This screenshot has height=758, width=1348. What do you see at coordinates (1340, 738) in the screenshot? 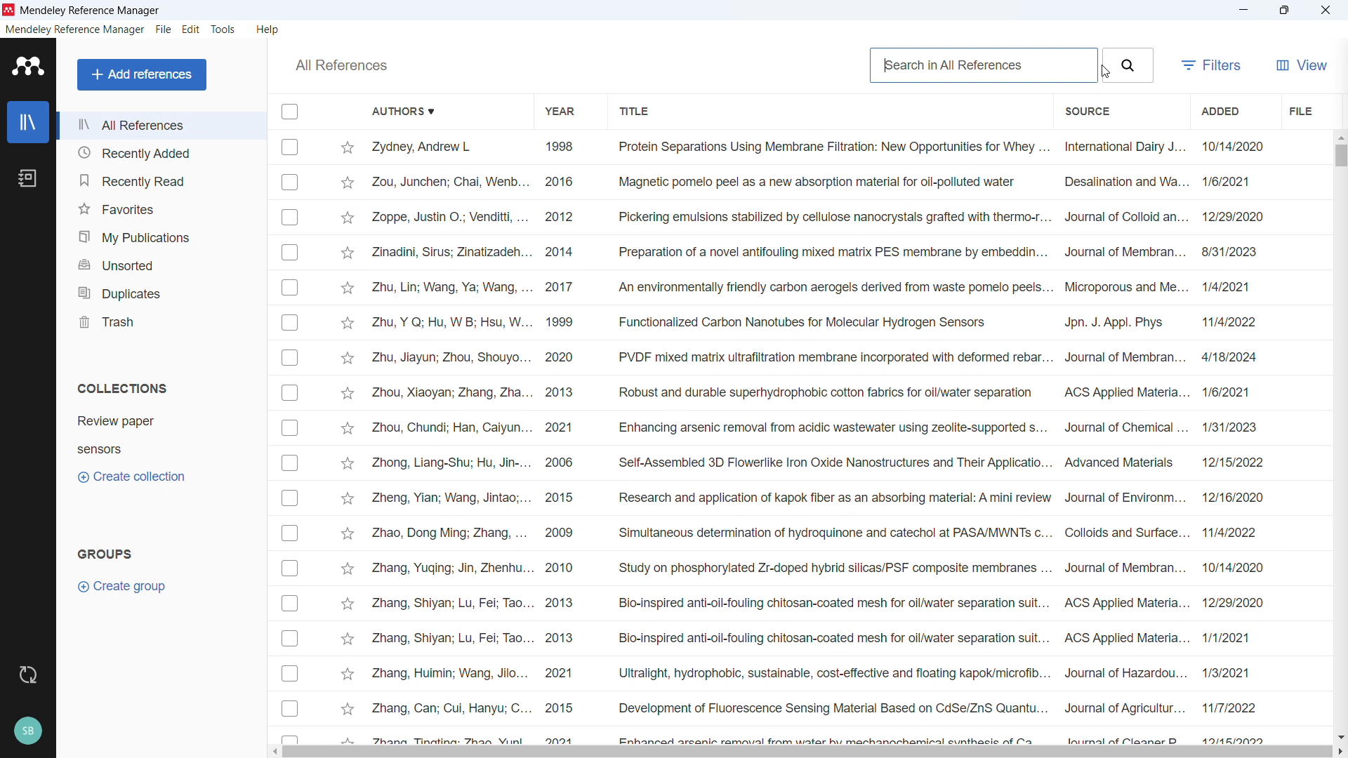
I see `Scroll down ` at bounding box center [1340, 738].